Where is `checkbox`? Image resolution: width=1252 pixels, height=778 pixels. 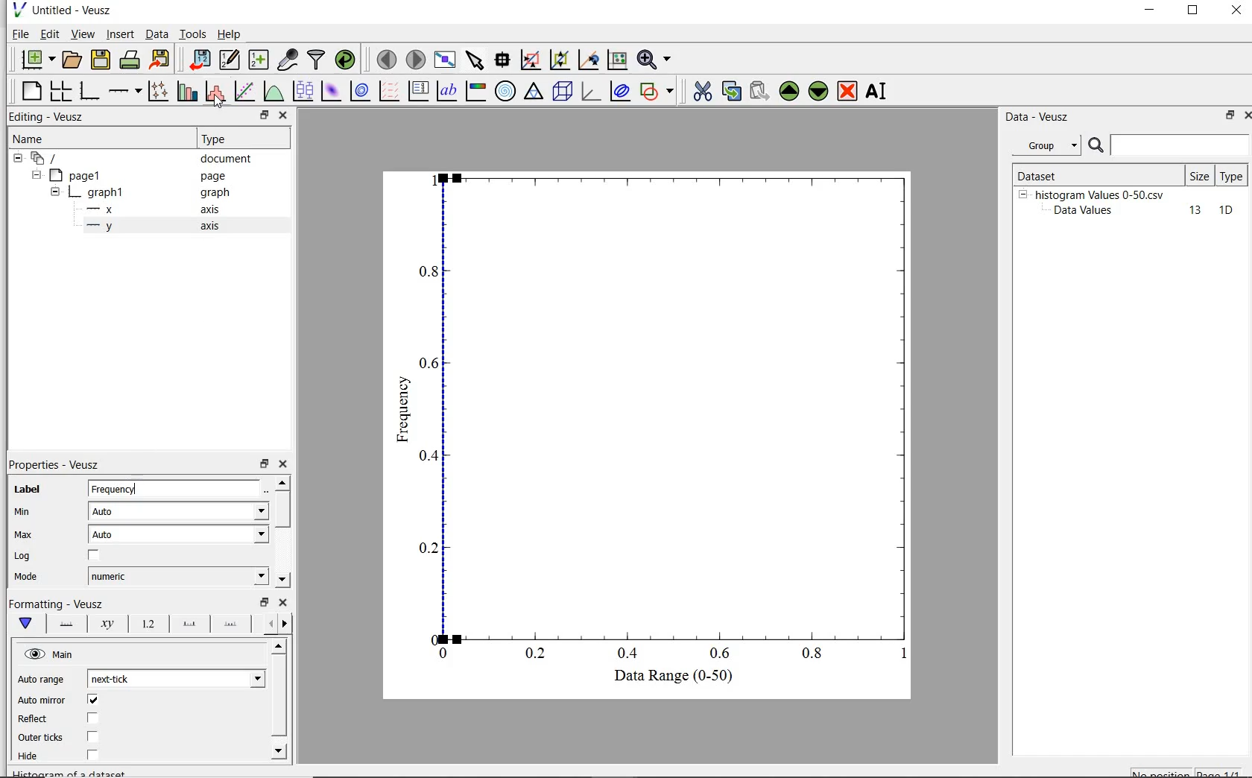
checkbox is located at coordinates (93, 737).